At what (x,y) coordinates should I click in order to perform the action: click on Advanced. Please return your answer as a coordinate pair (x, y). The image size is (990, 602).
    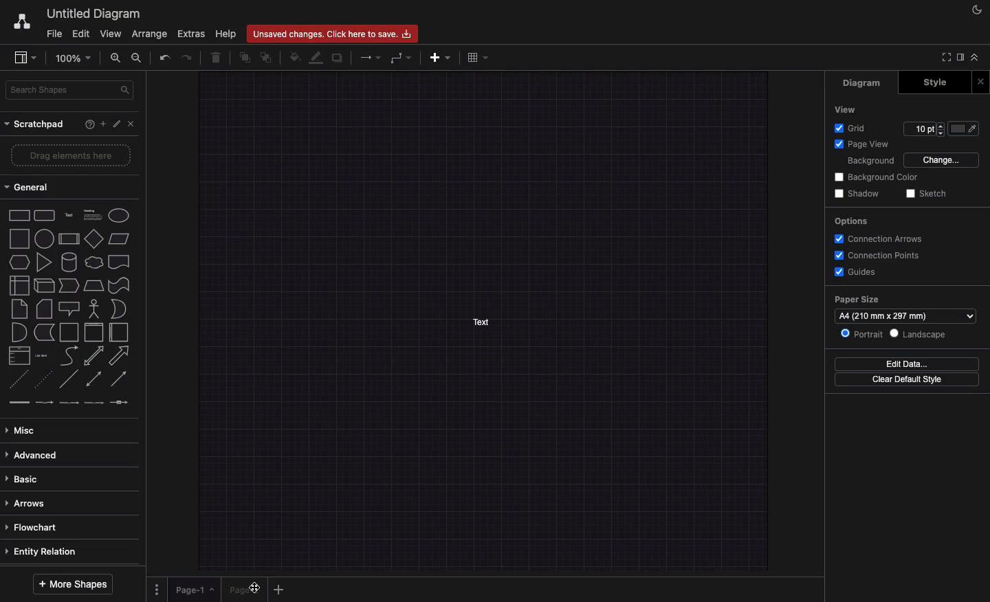
    Looking at the image, I should click on (36, 455).